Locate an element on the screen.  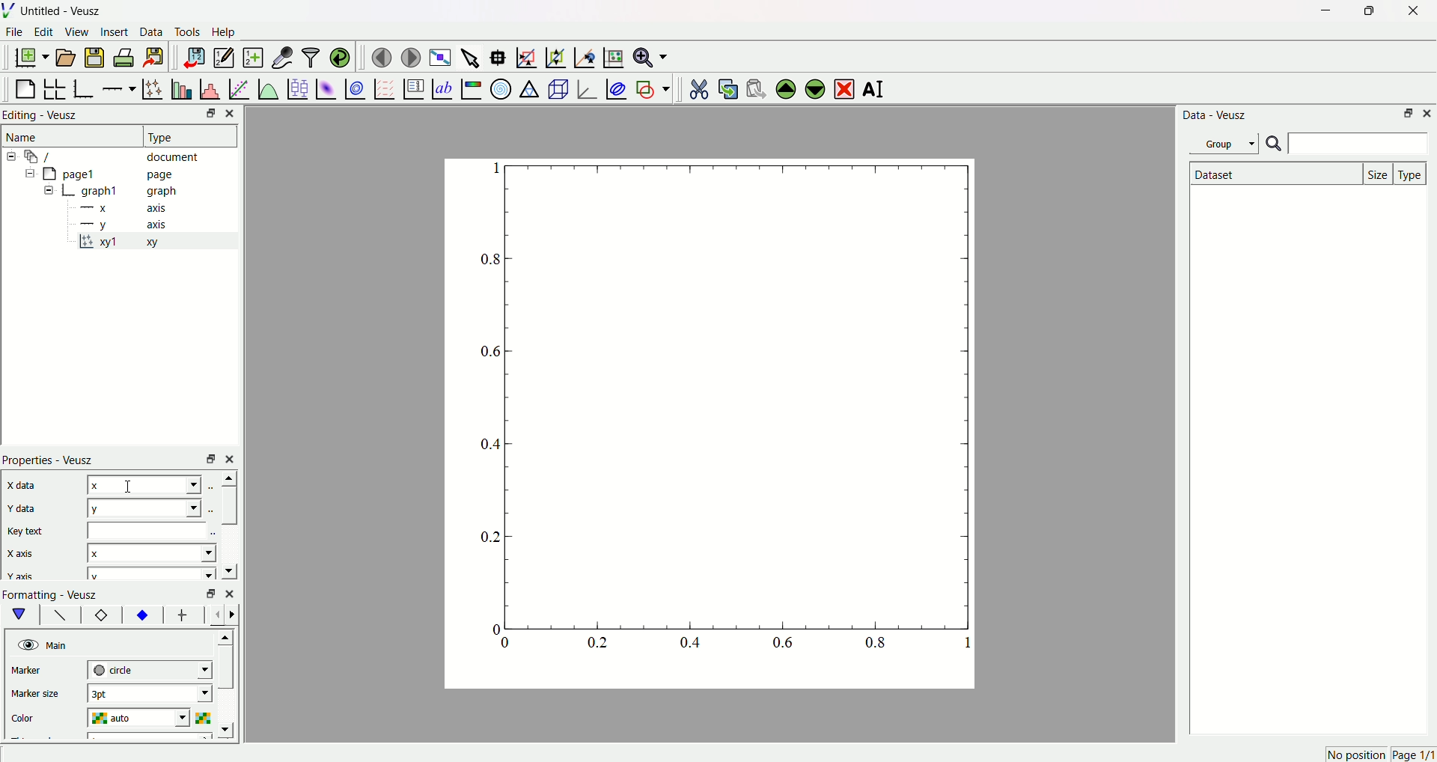
polar graphs is located at coordinates (501, 87).